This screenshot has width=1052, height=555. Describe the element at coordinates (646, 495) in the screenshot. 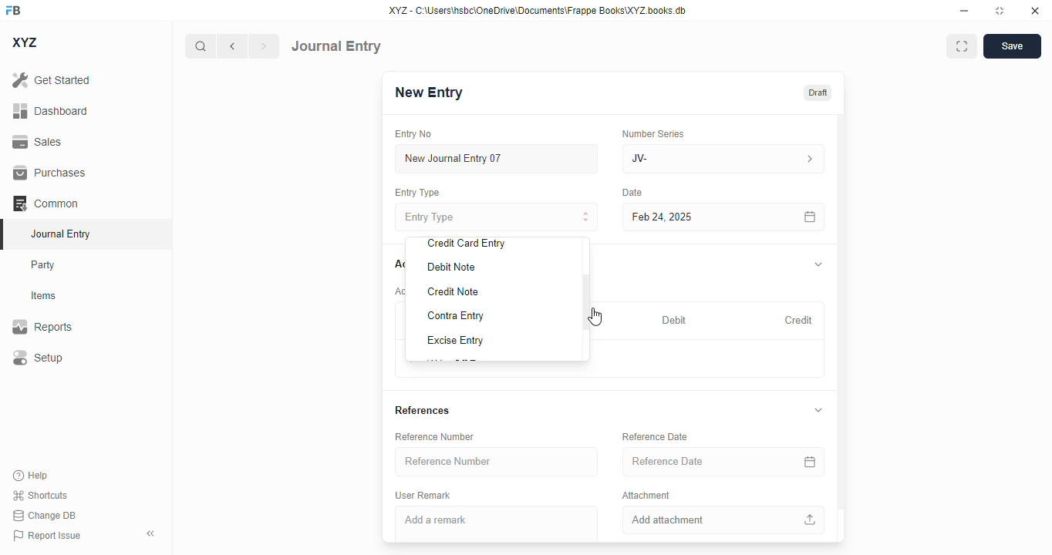

I see `attachment` at that location.